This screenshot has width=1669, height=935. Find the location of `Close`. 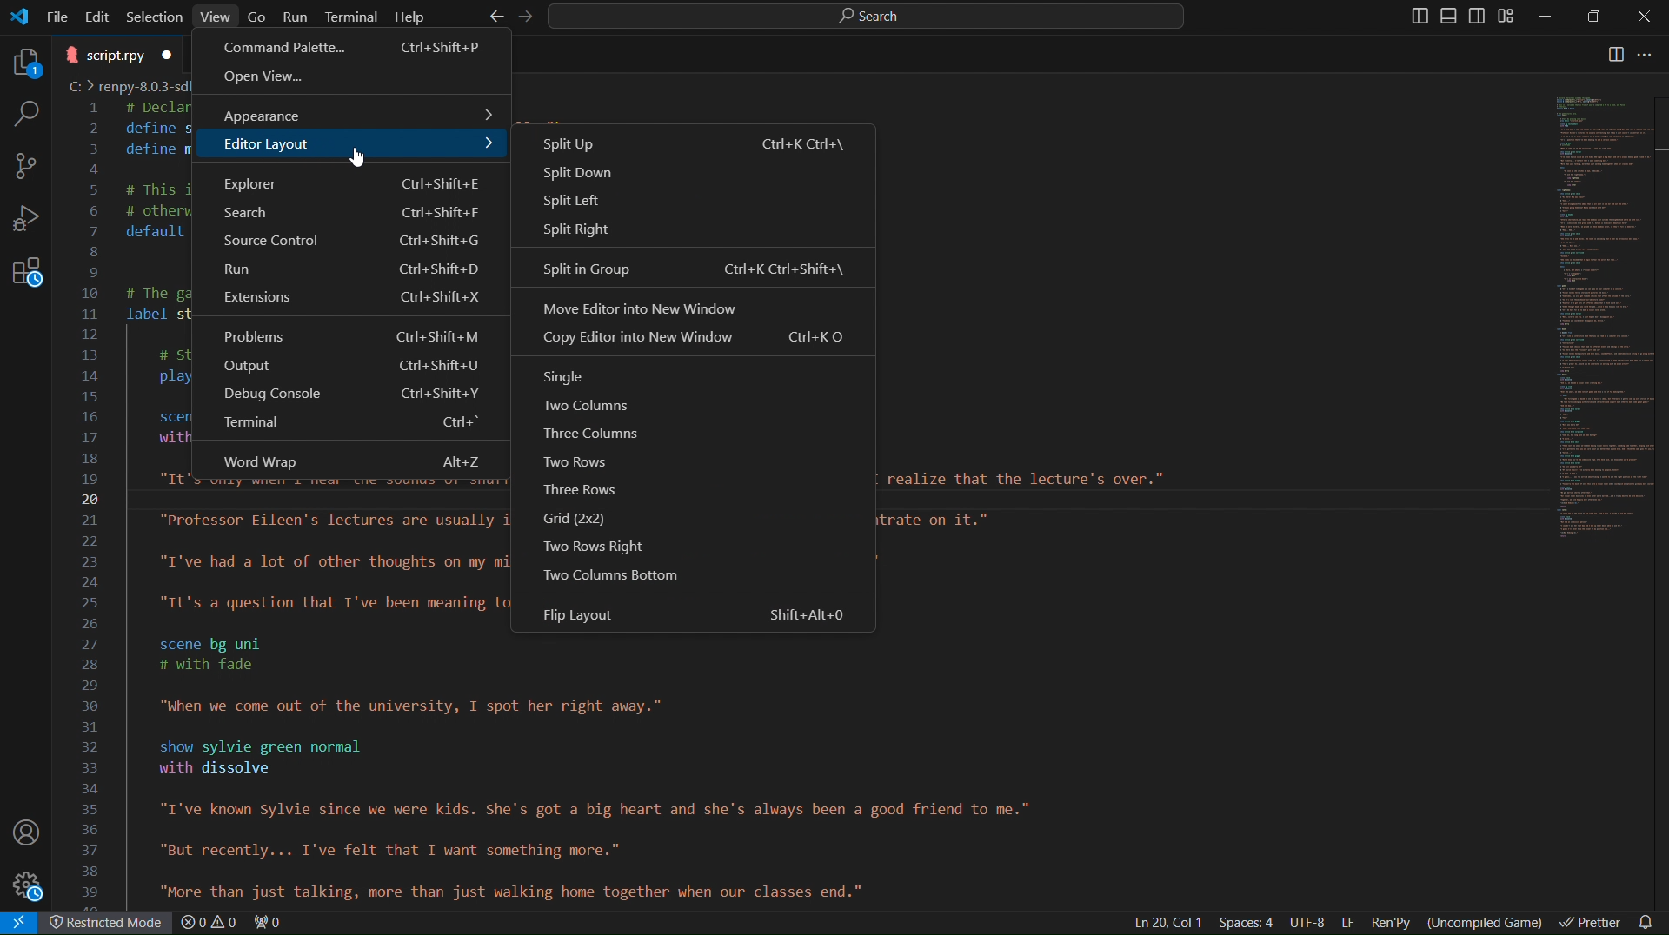

Close is located at coordinates (1643, 17).